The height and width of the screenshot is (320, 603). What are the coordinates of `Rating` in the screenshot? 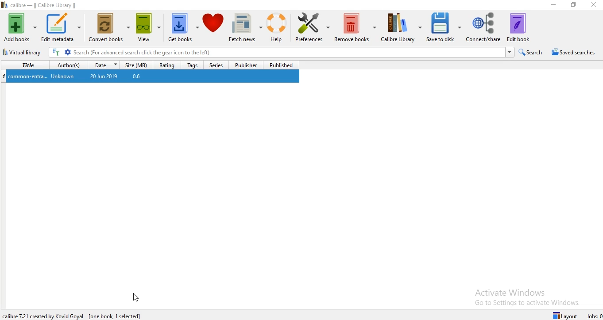 It's located at (168, 65).